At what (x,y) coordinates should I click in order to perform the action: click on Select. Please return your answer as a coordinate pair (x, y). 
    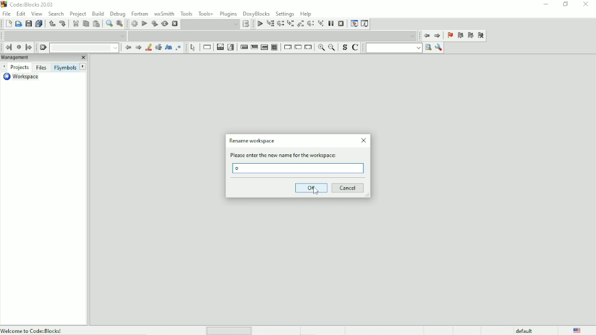
    Looking at the image, I should click on (193, 47).